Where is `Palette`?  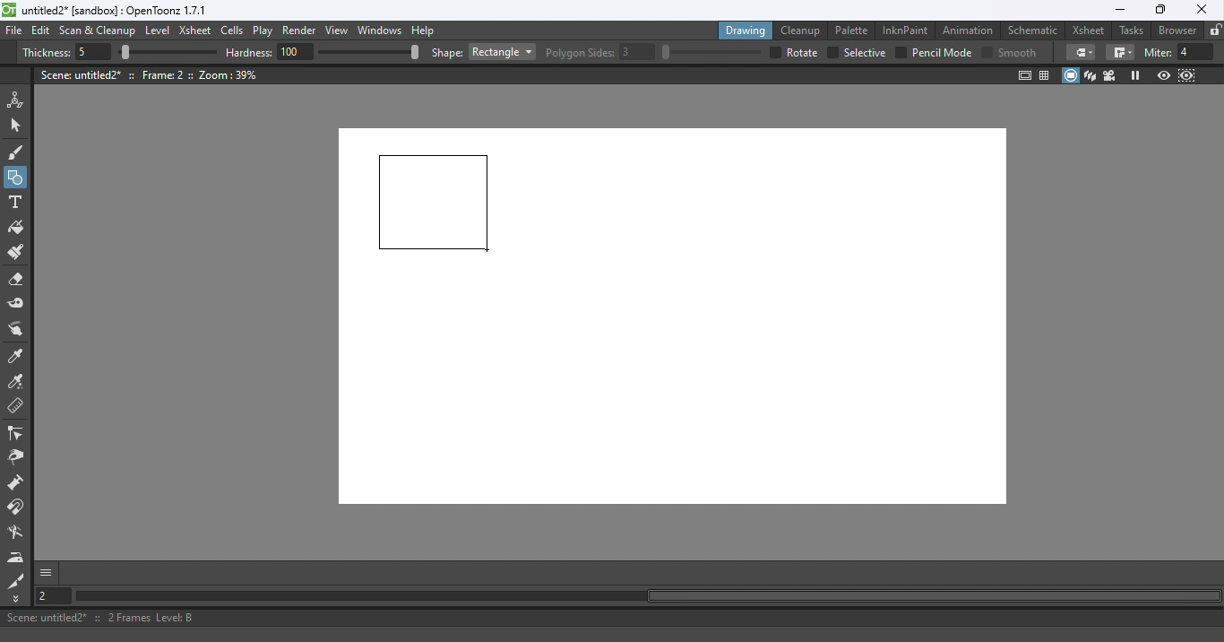
Palette is located at coordinates (854, 30).